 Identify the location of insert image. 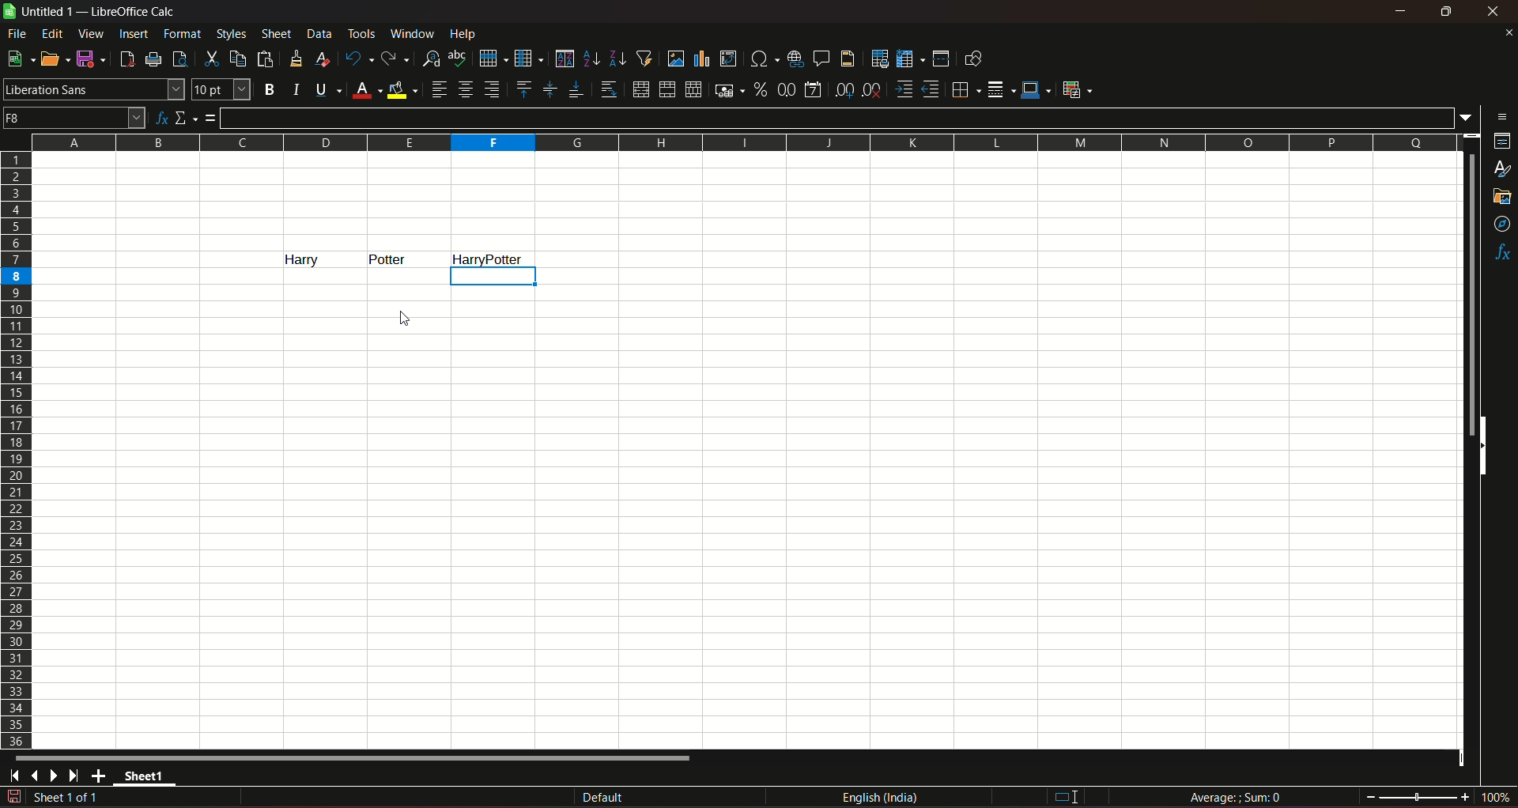
(675, 59).